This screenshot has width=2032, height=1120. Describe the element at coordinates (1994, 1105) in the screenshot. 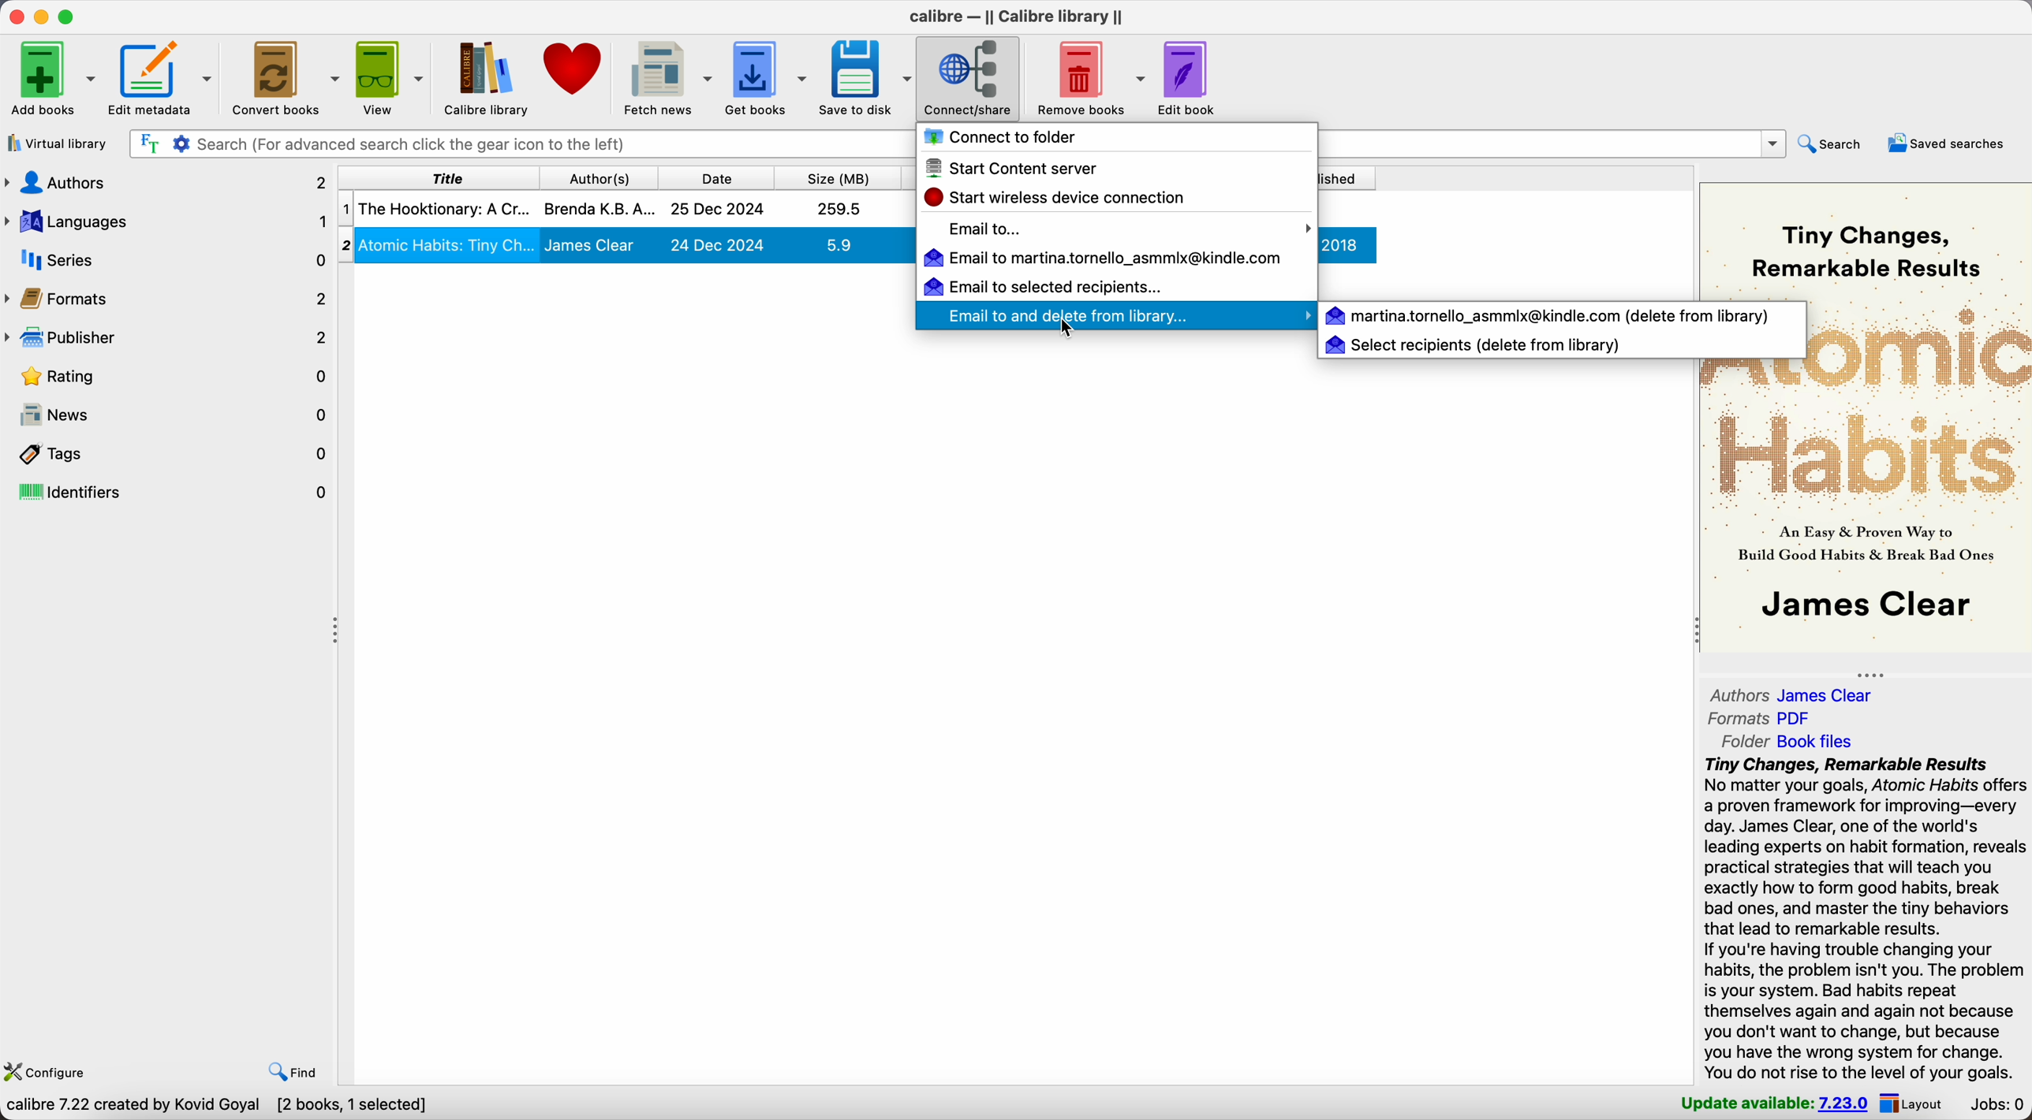

I see `Jobs: 0` at that location.